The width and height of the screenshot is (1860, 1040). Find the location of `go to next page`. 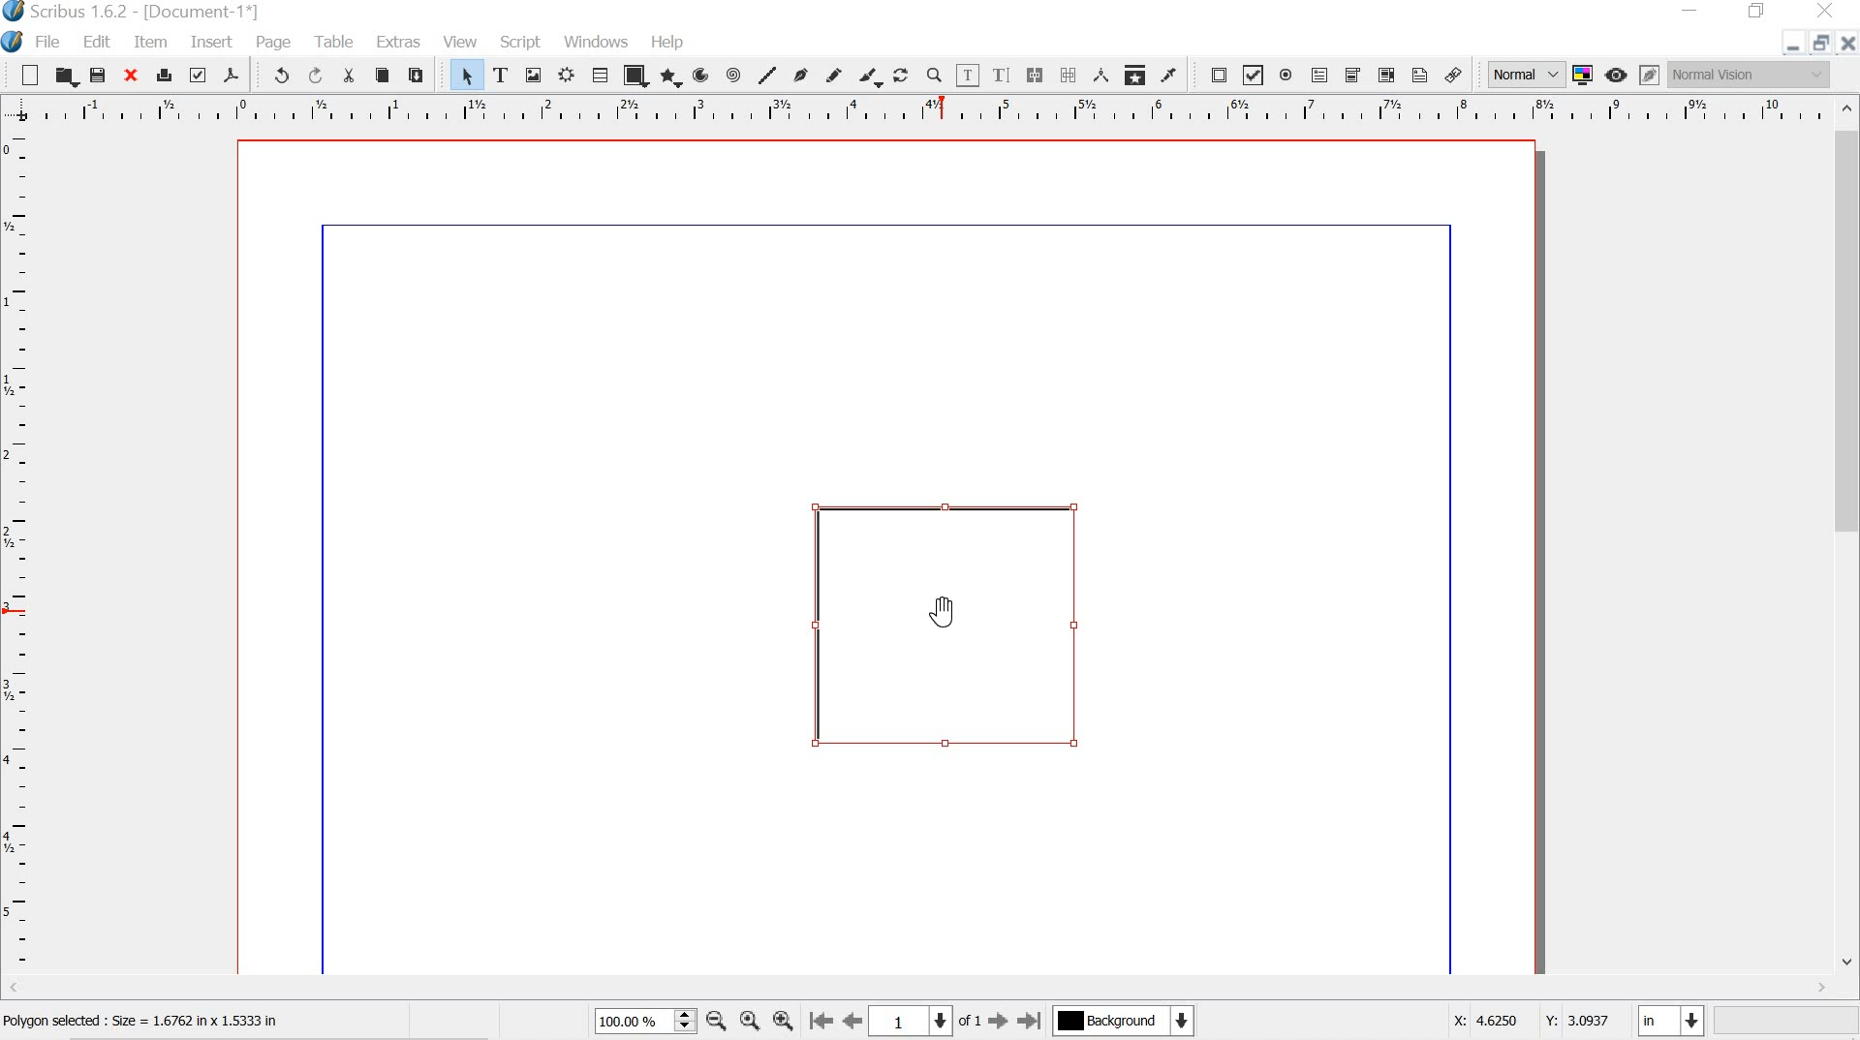

go to next page is located at coordinates (998, 1025).